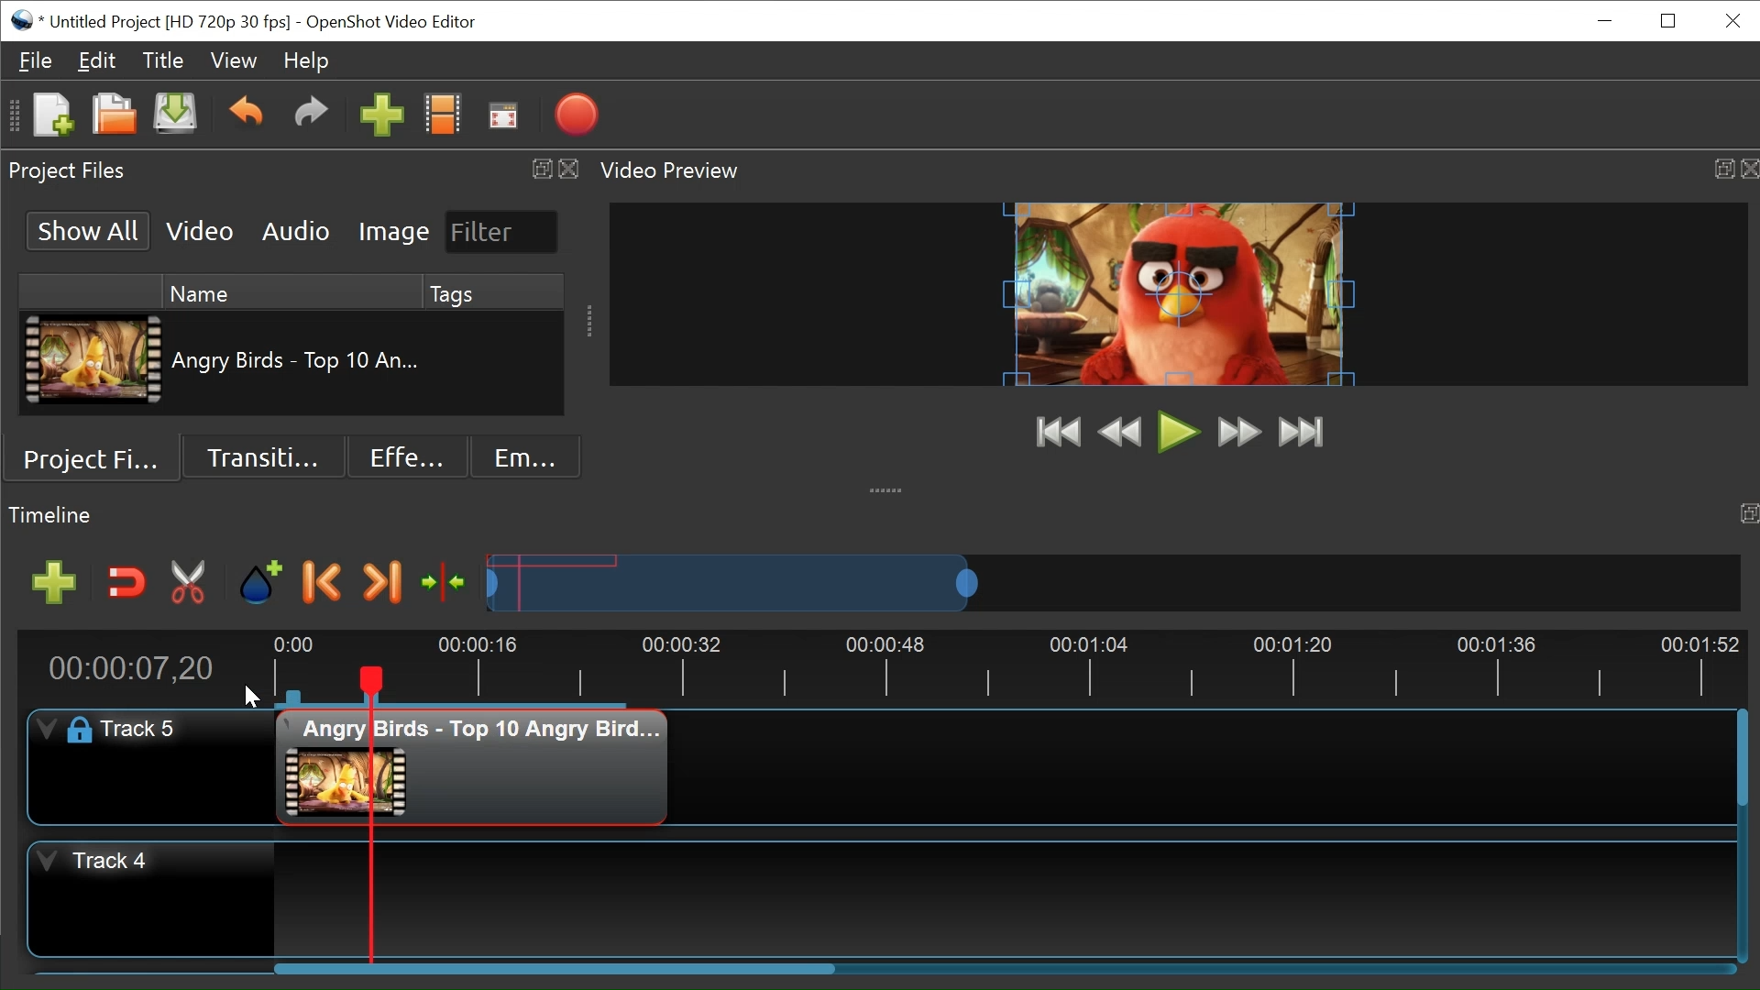 The image size is (1760, 990). Describe the element at coordinates (250, 689) in the screenshot. I see `cursor` at that location.